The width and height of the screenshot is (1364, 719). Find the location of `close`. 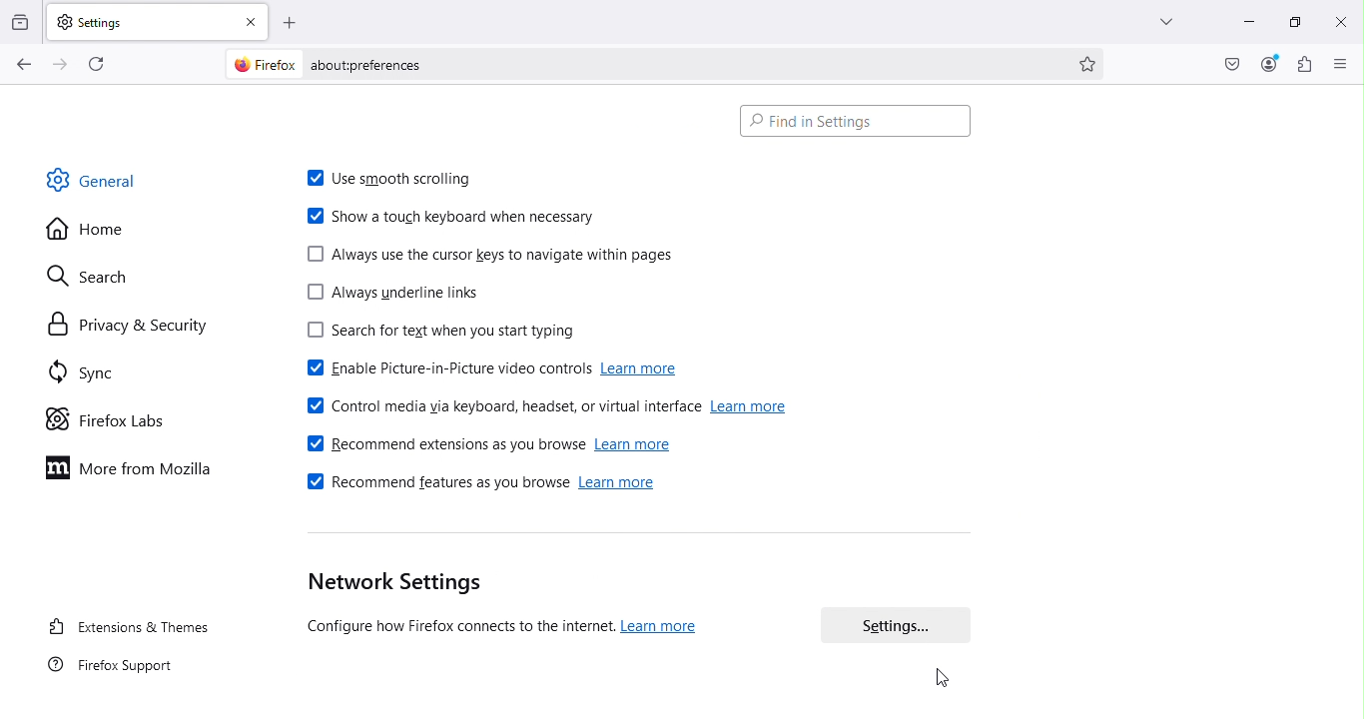

close is located at coordinates (1337, 20).